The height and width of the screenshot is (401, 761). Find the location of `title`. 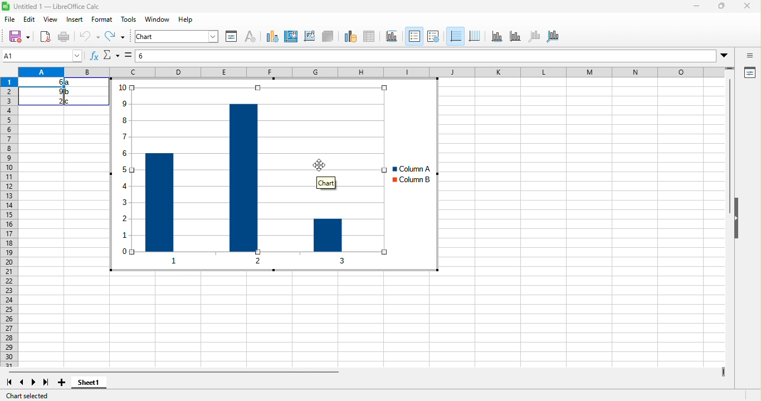

title is located at coordinates (52, 7).